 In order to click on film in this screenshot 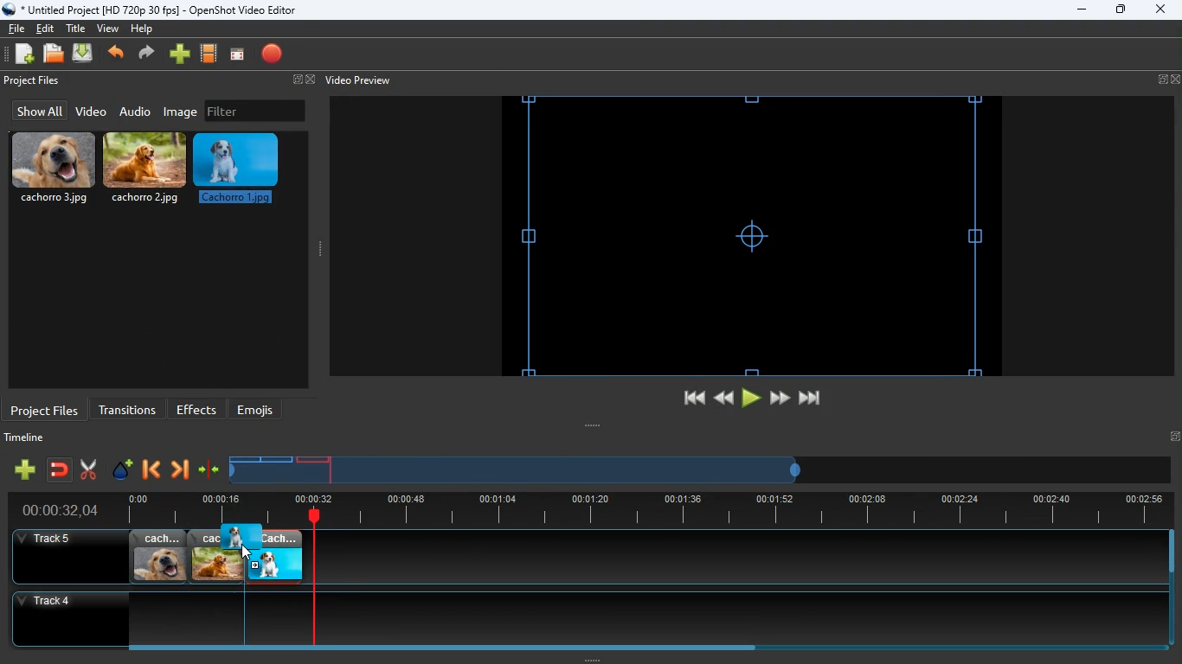, I will do `click(209, 54)`.